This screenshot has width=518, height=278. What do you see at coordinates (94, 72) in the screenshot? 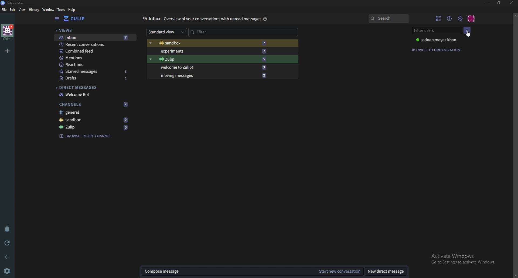
I see `Starred messages` at bounding box center [94, 72].